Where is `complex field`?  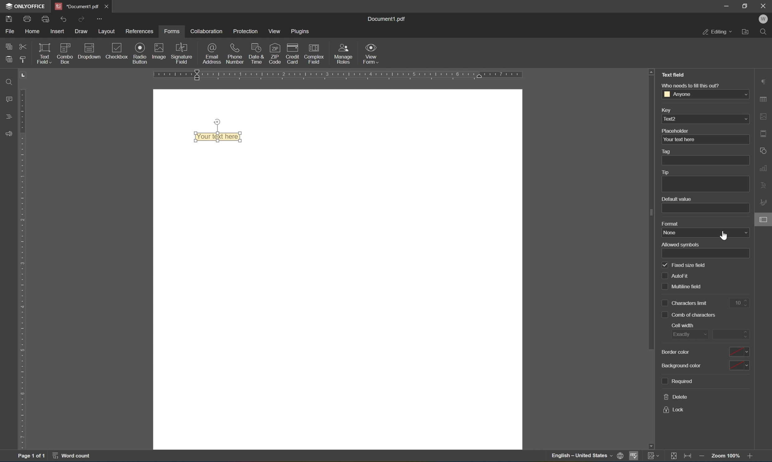 complex field is located at coordinates (314, 53).